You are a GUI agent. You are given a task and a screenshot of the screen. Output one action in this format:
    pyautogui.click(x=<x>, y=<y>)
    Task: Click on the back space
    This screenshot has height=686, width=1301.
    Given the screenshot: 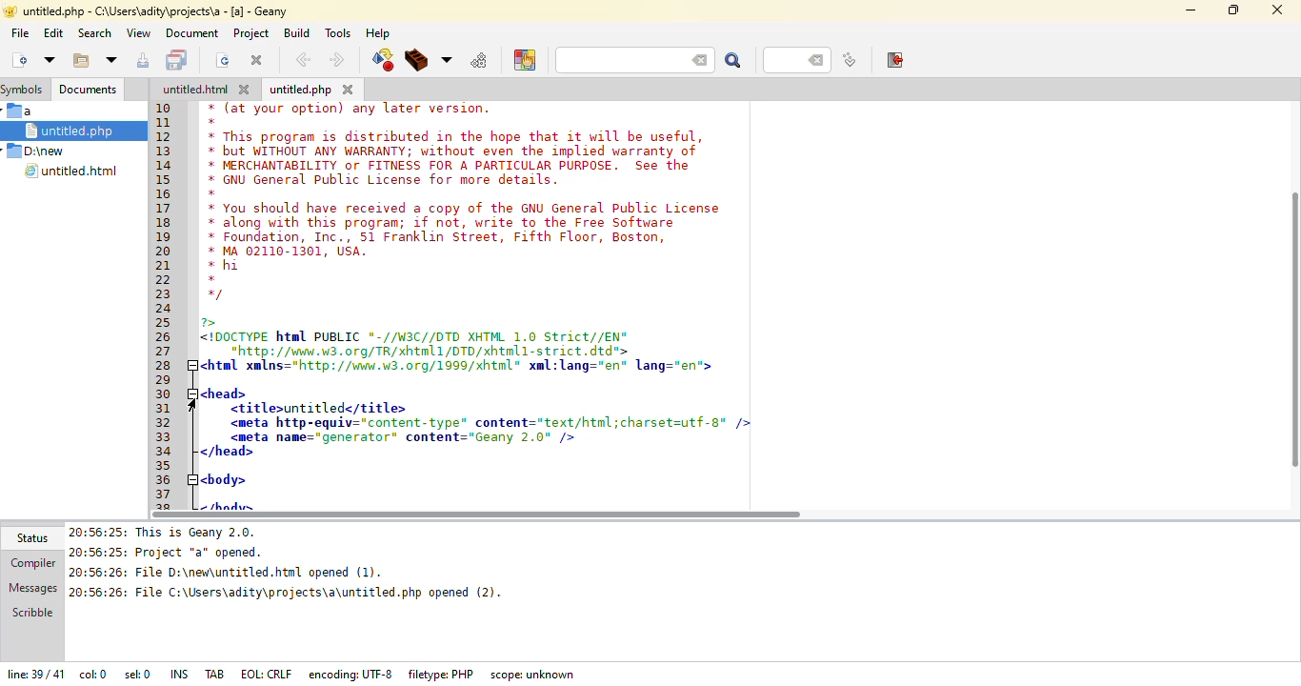 What is the action you would take?
    pyautogui.click(x=700, y=58)
    